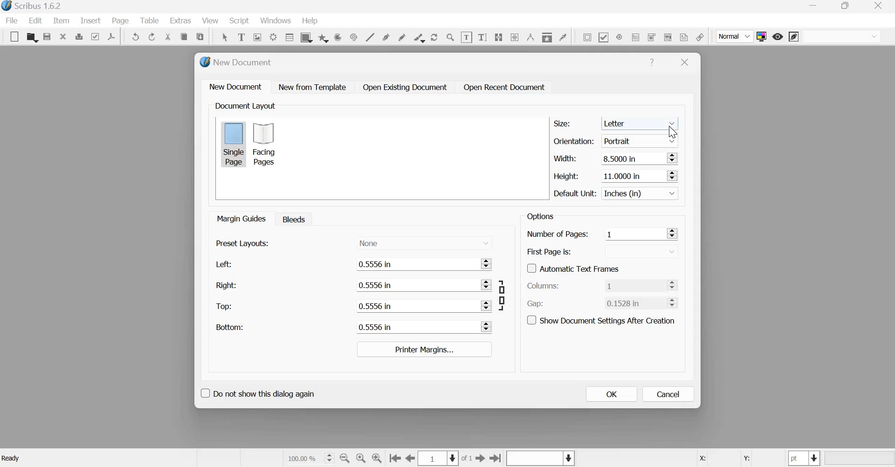 The height and width of the screenshot is (467, 895). What do you see at coordinates (243, 243) in the screenshot?
I see `Present layouts: ` at bounding box center [243, 243].